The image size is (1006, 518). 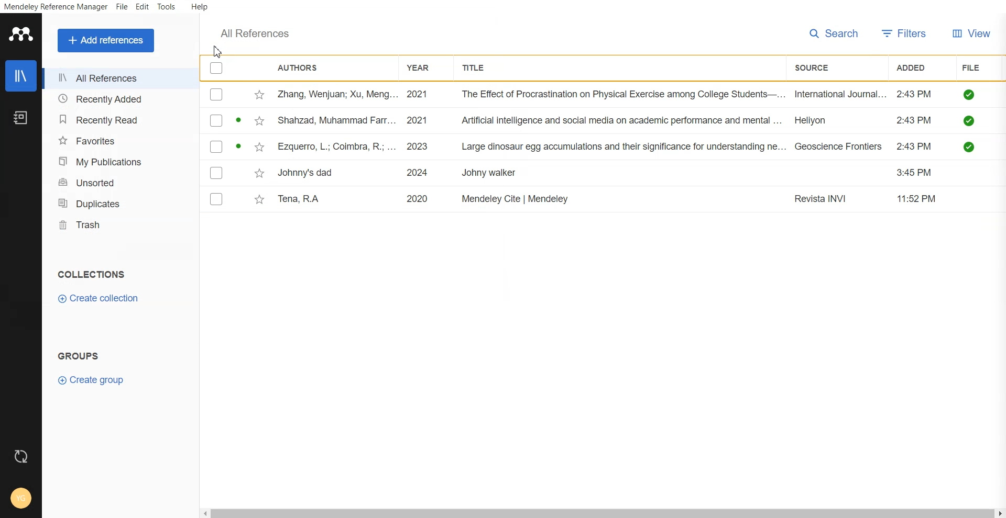 I want to click on View, so click(x=972, y=35).